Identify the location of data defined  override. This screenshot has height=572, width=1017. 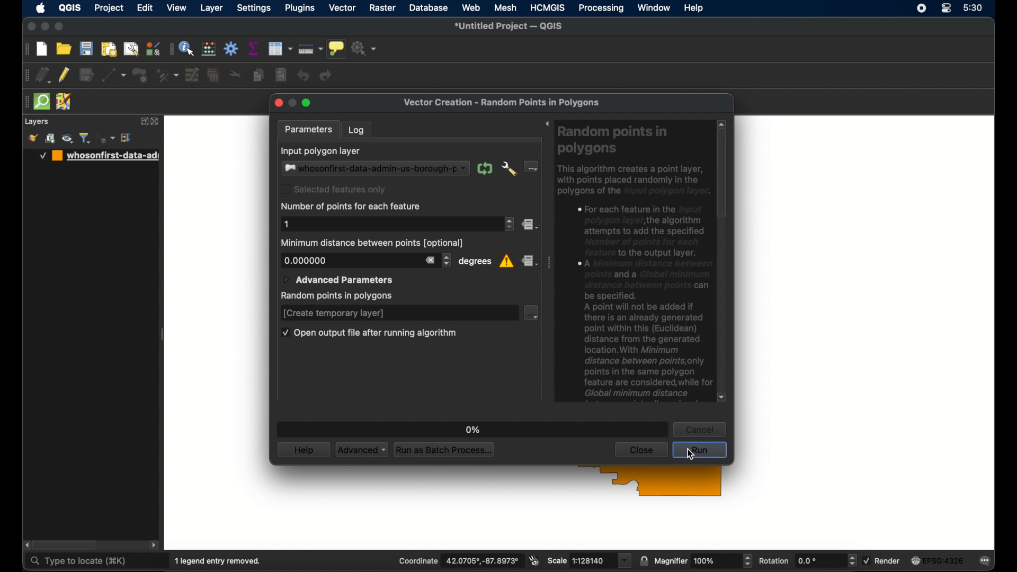
(530, 261).